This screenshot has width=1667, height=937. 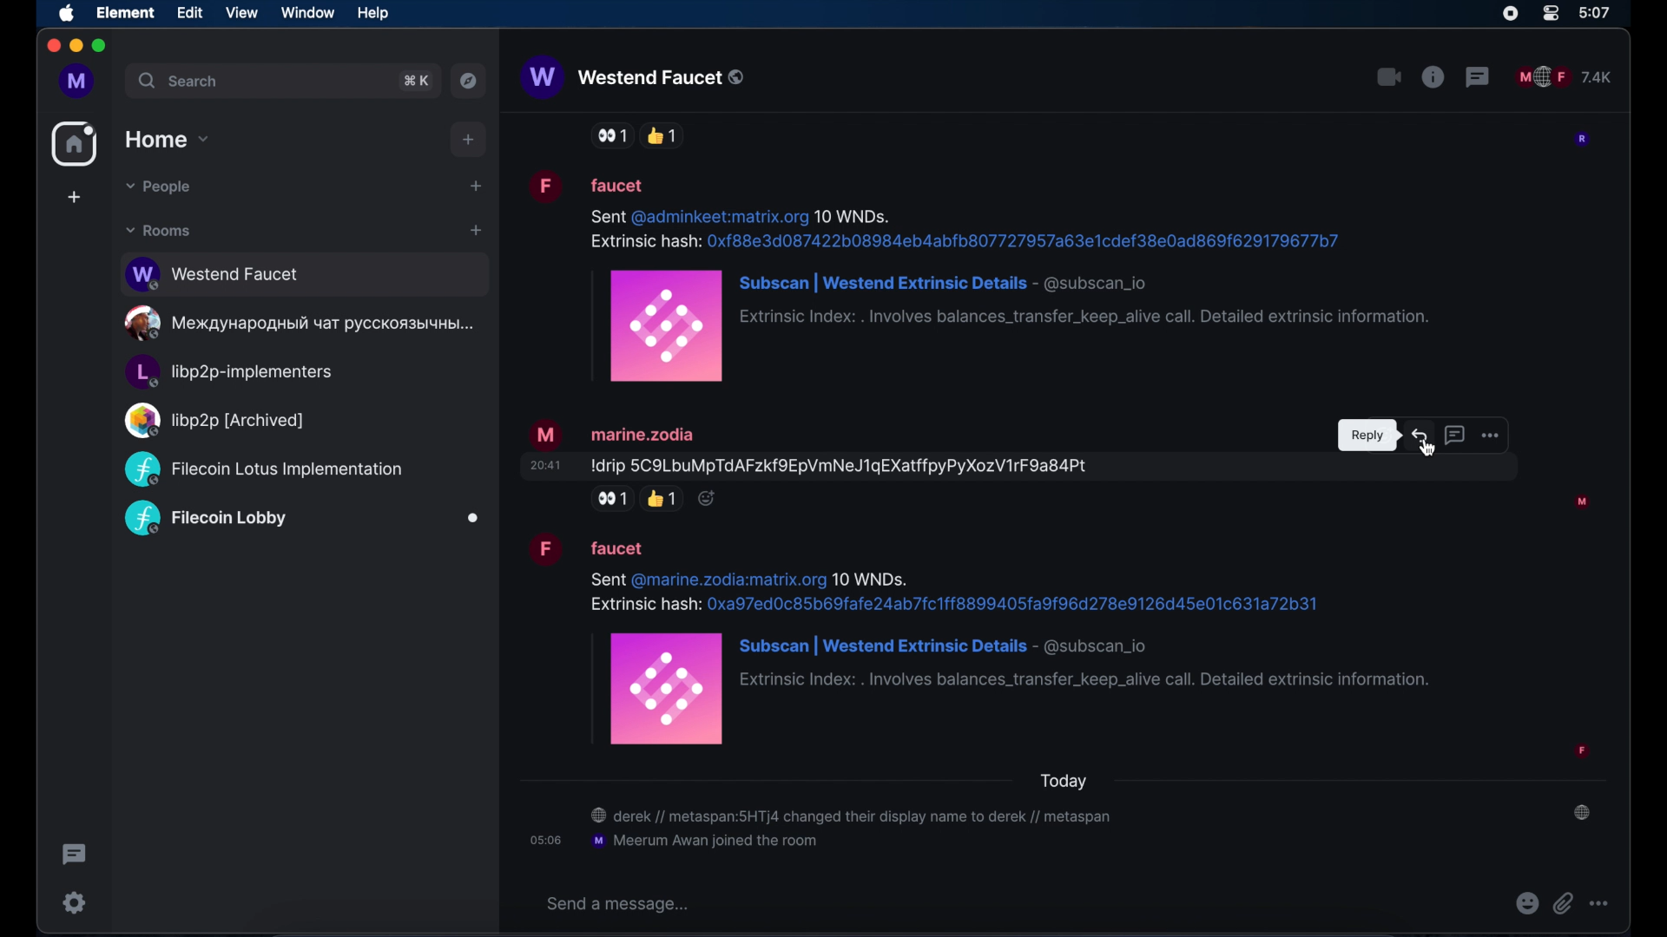 What do you see at coordinates (1421, 435) in the screenshot?
I see `reply` at bounding box center [1421, 435].